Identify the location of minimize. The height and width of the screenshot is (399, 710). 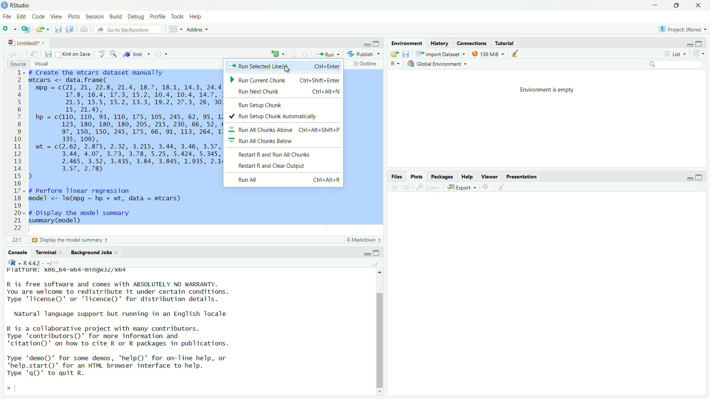
(689, 45).